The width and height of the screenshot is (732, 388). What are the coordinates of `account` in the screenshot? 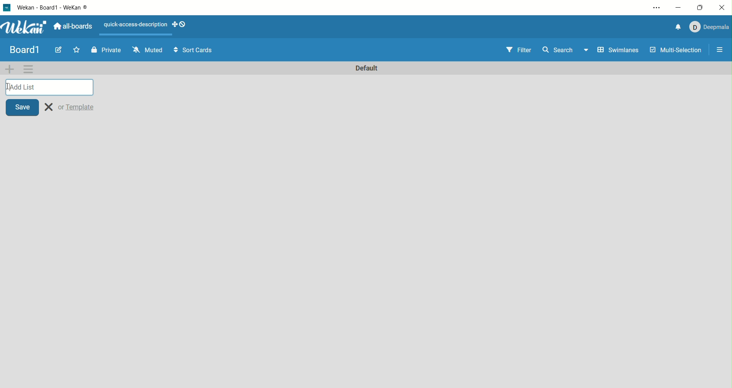 It's located at (711, 27).